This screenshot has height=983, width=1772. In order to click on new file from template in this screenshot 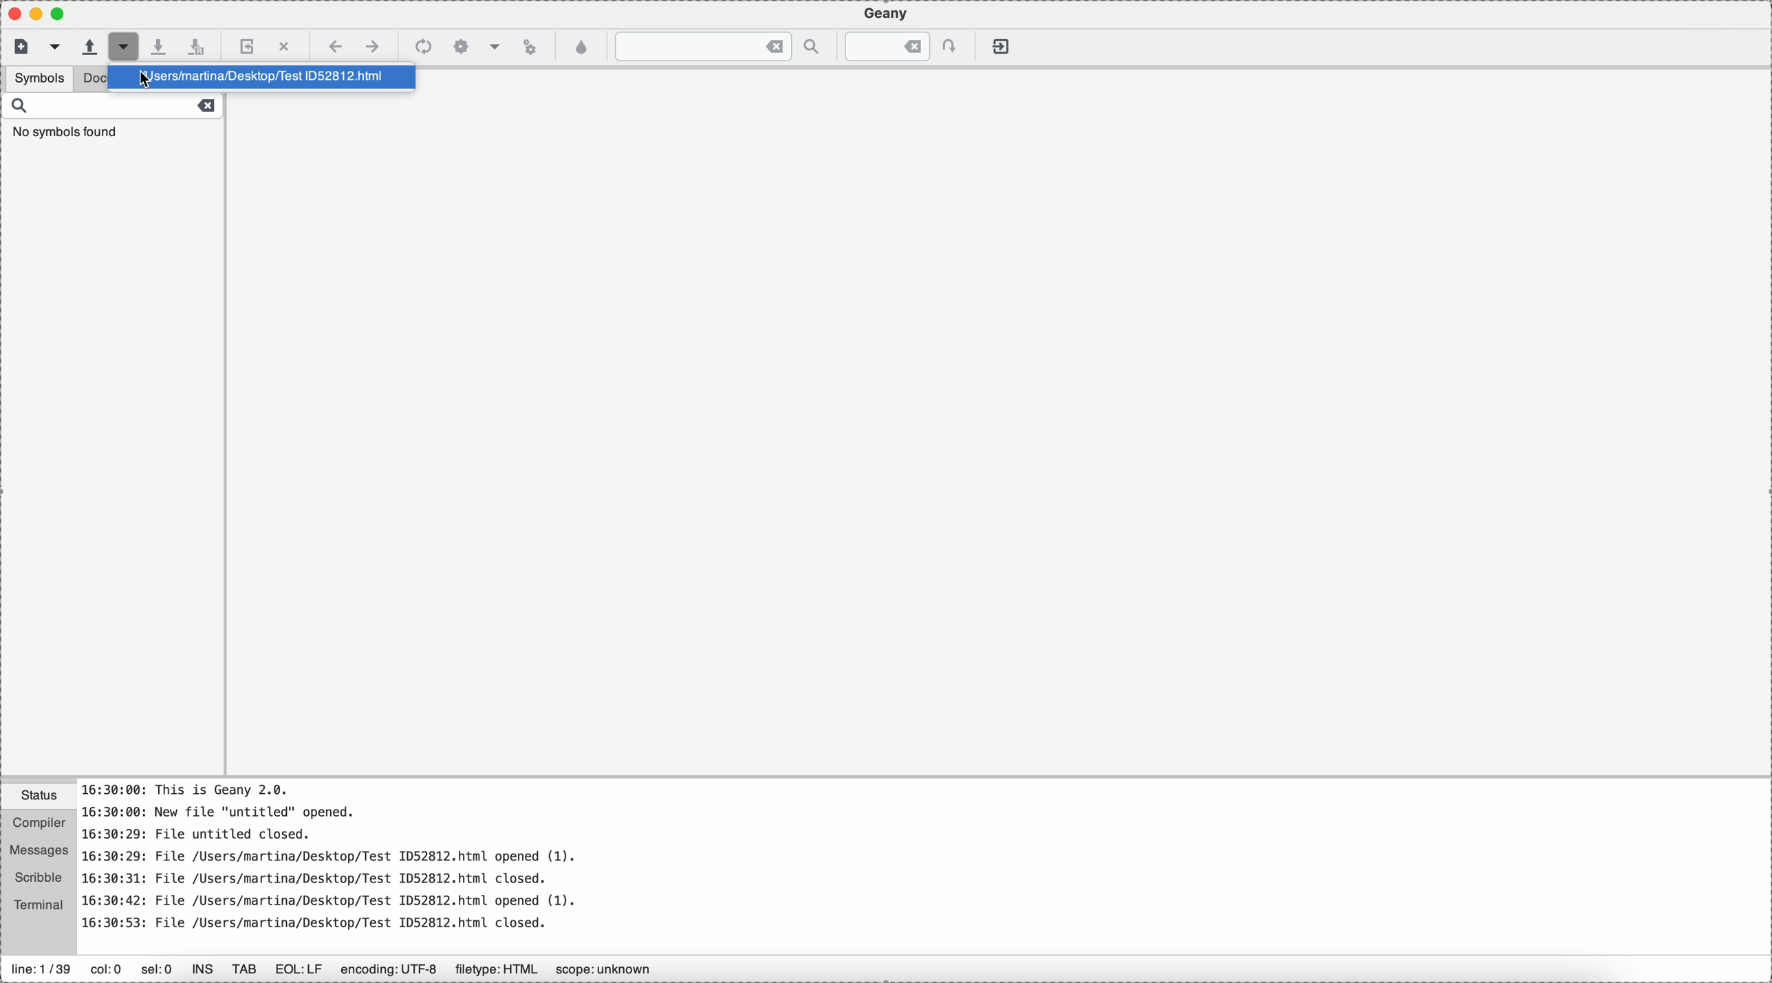, I will do `click(54, 47)`.